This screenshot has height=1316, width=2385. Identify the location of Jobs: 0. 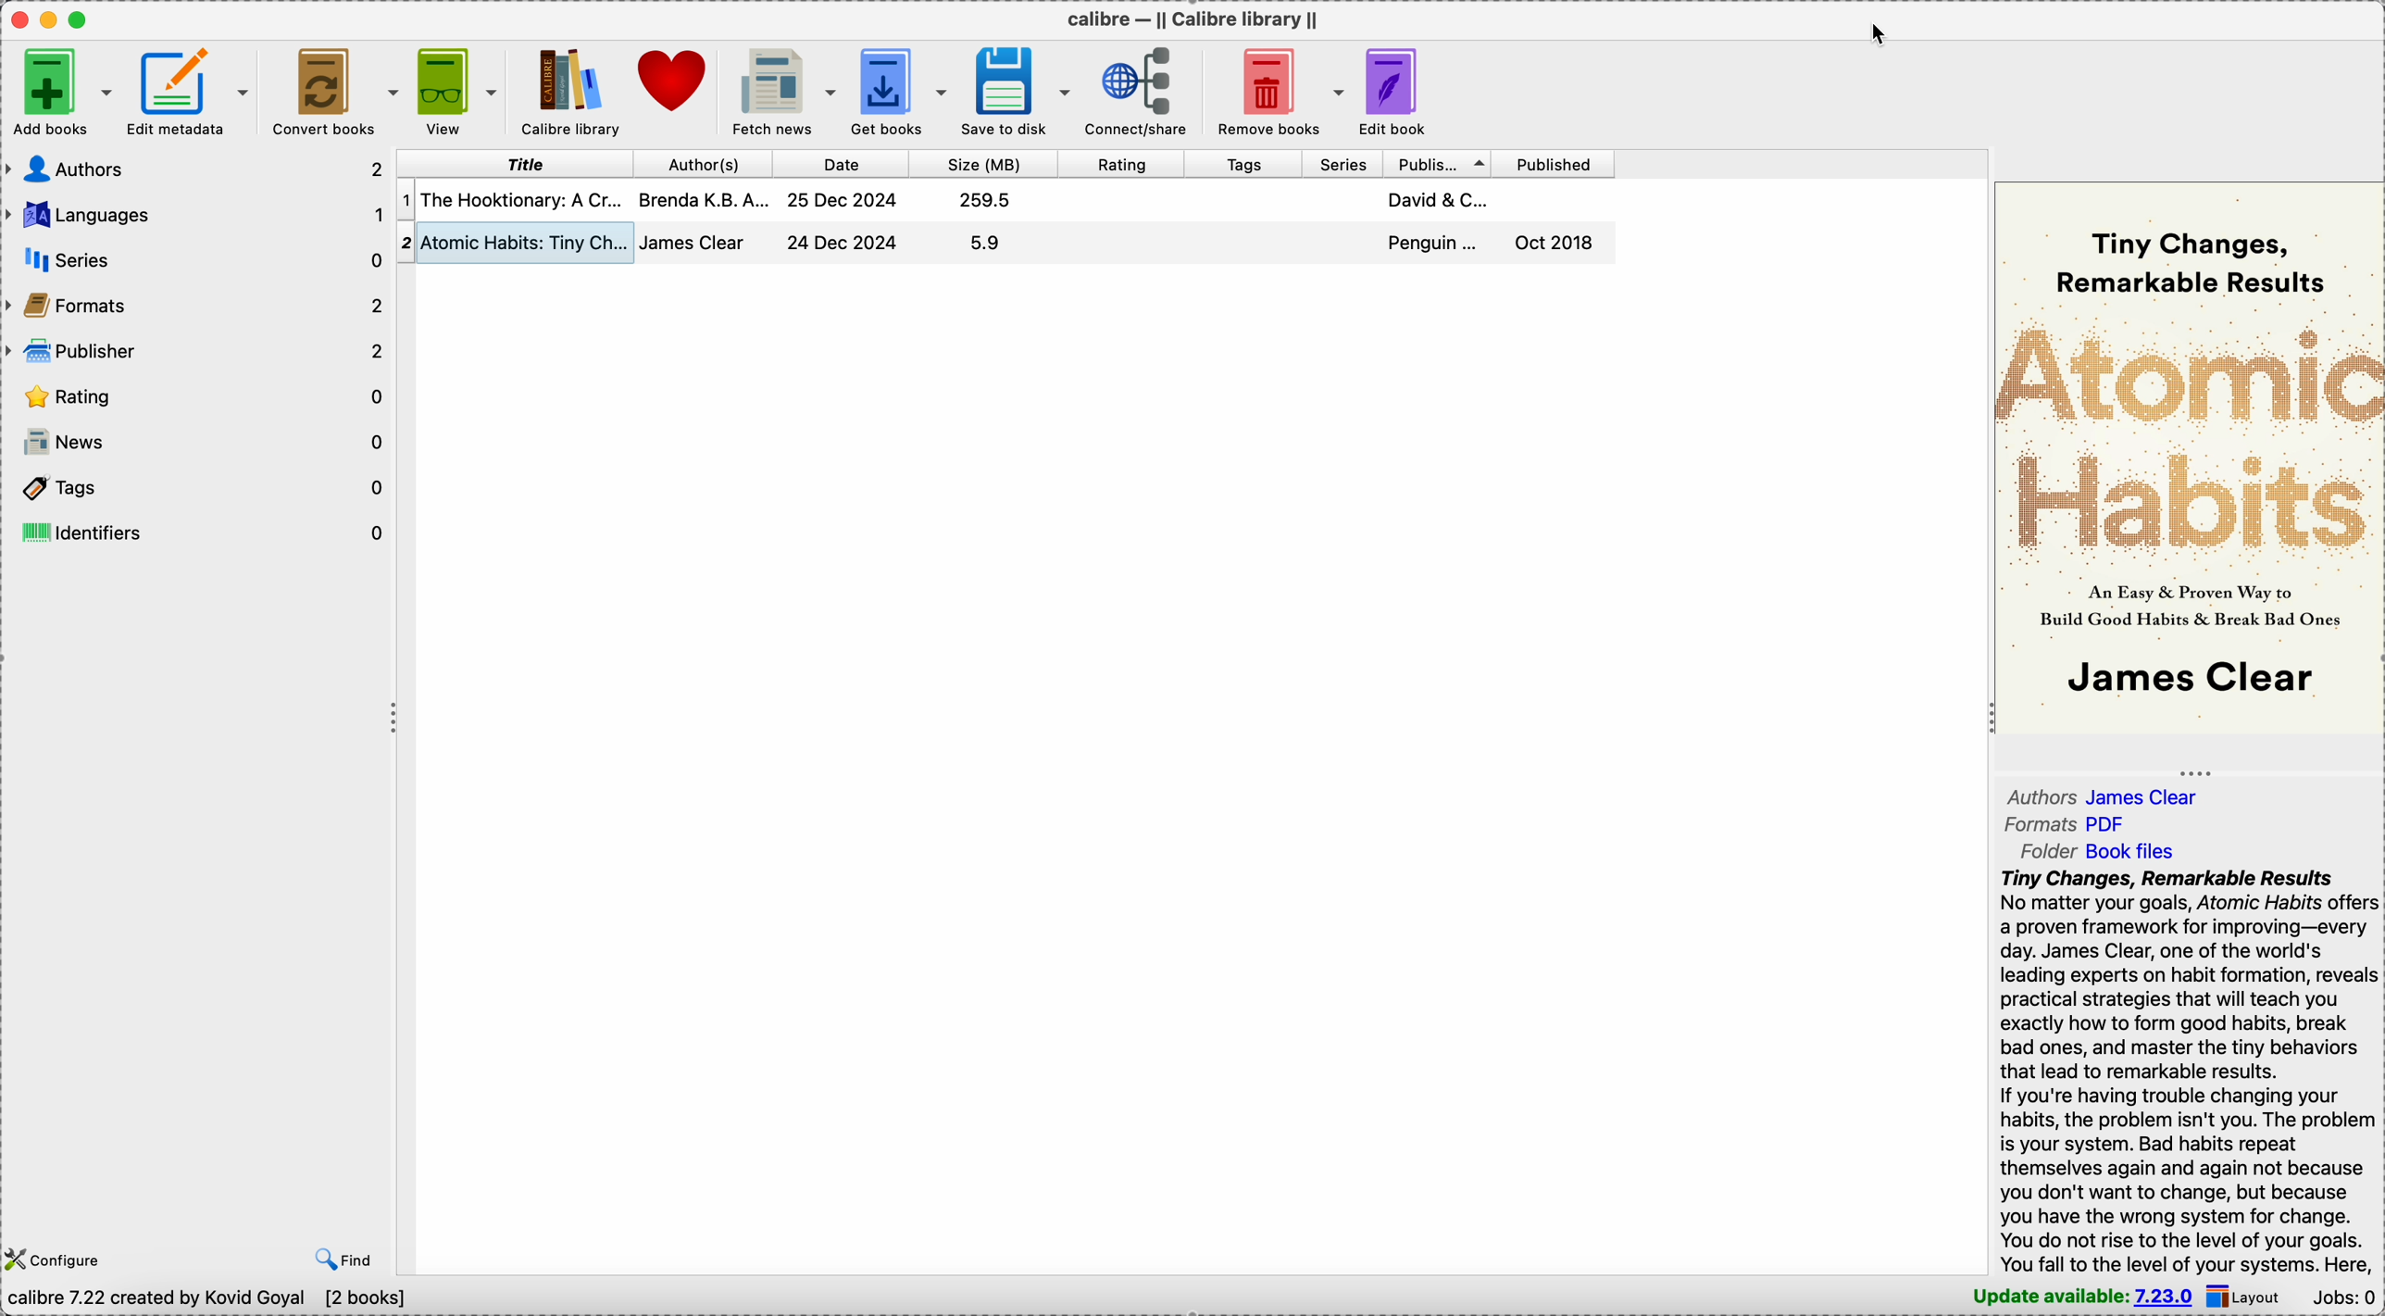
(2348, 1297).